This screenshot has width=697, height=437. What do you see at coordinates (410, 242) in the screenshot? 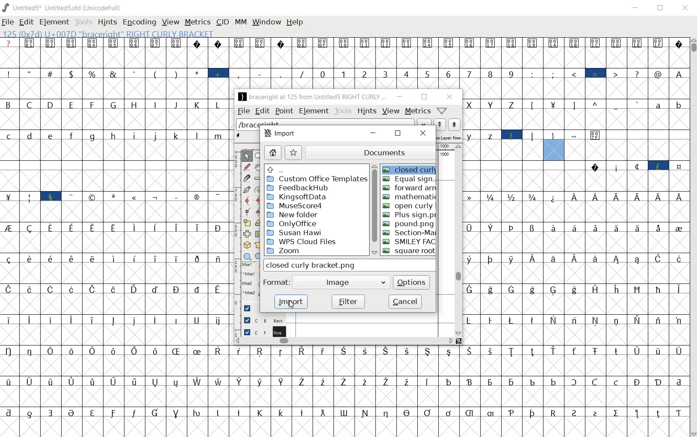
I see `smiley face` at bounding box center [410, 242].